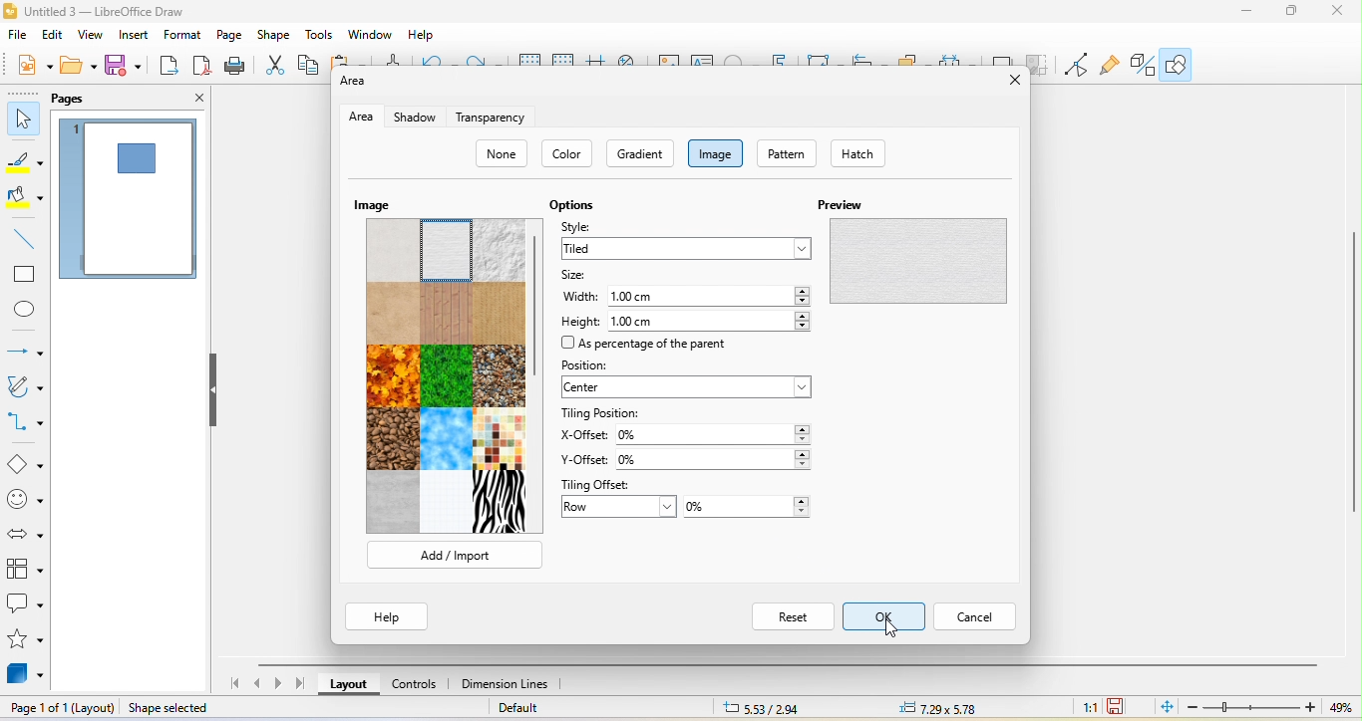 This screenshot has width=1362, height=721. What do you see at coordinates (373, 37) in the screenshot?
I see `window` at bounding box center [373, 37].